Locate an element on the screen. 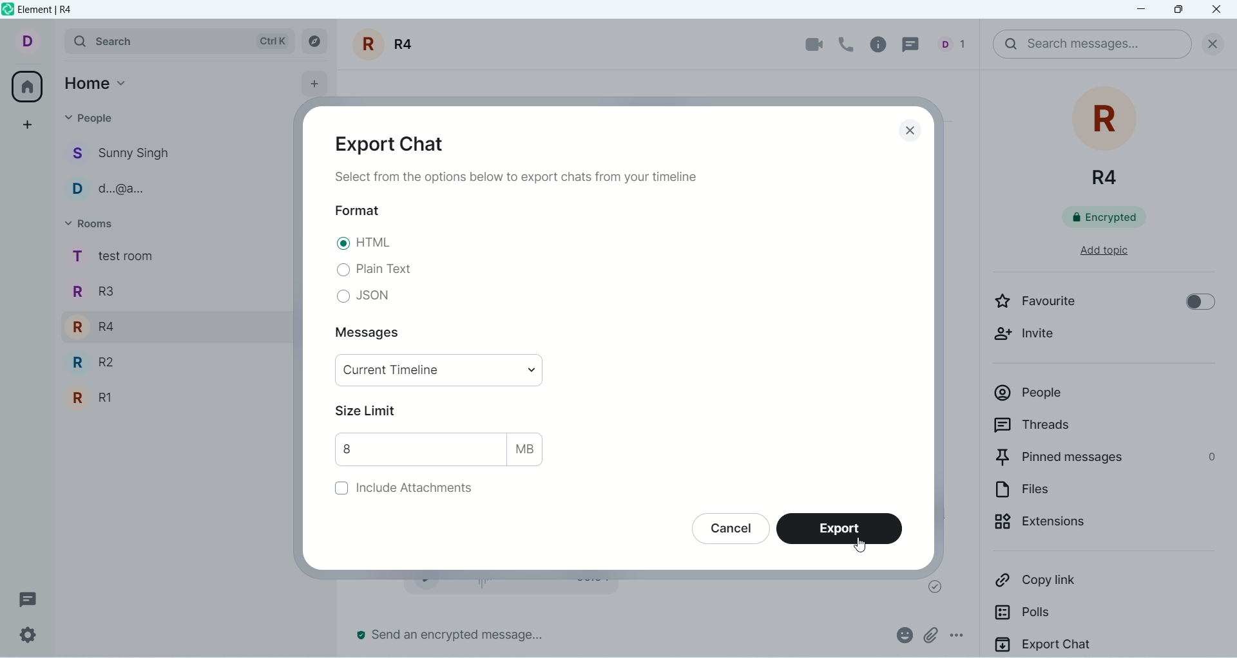 This screenshot has height=658, width=1237. explore rooms is located at coordinates (316, 41).